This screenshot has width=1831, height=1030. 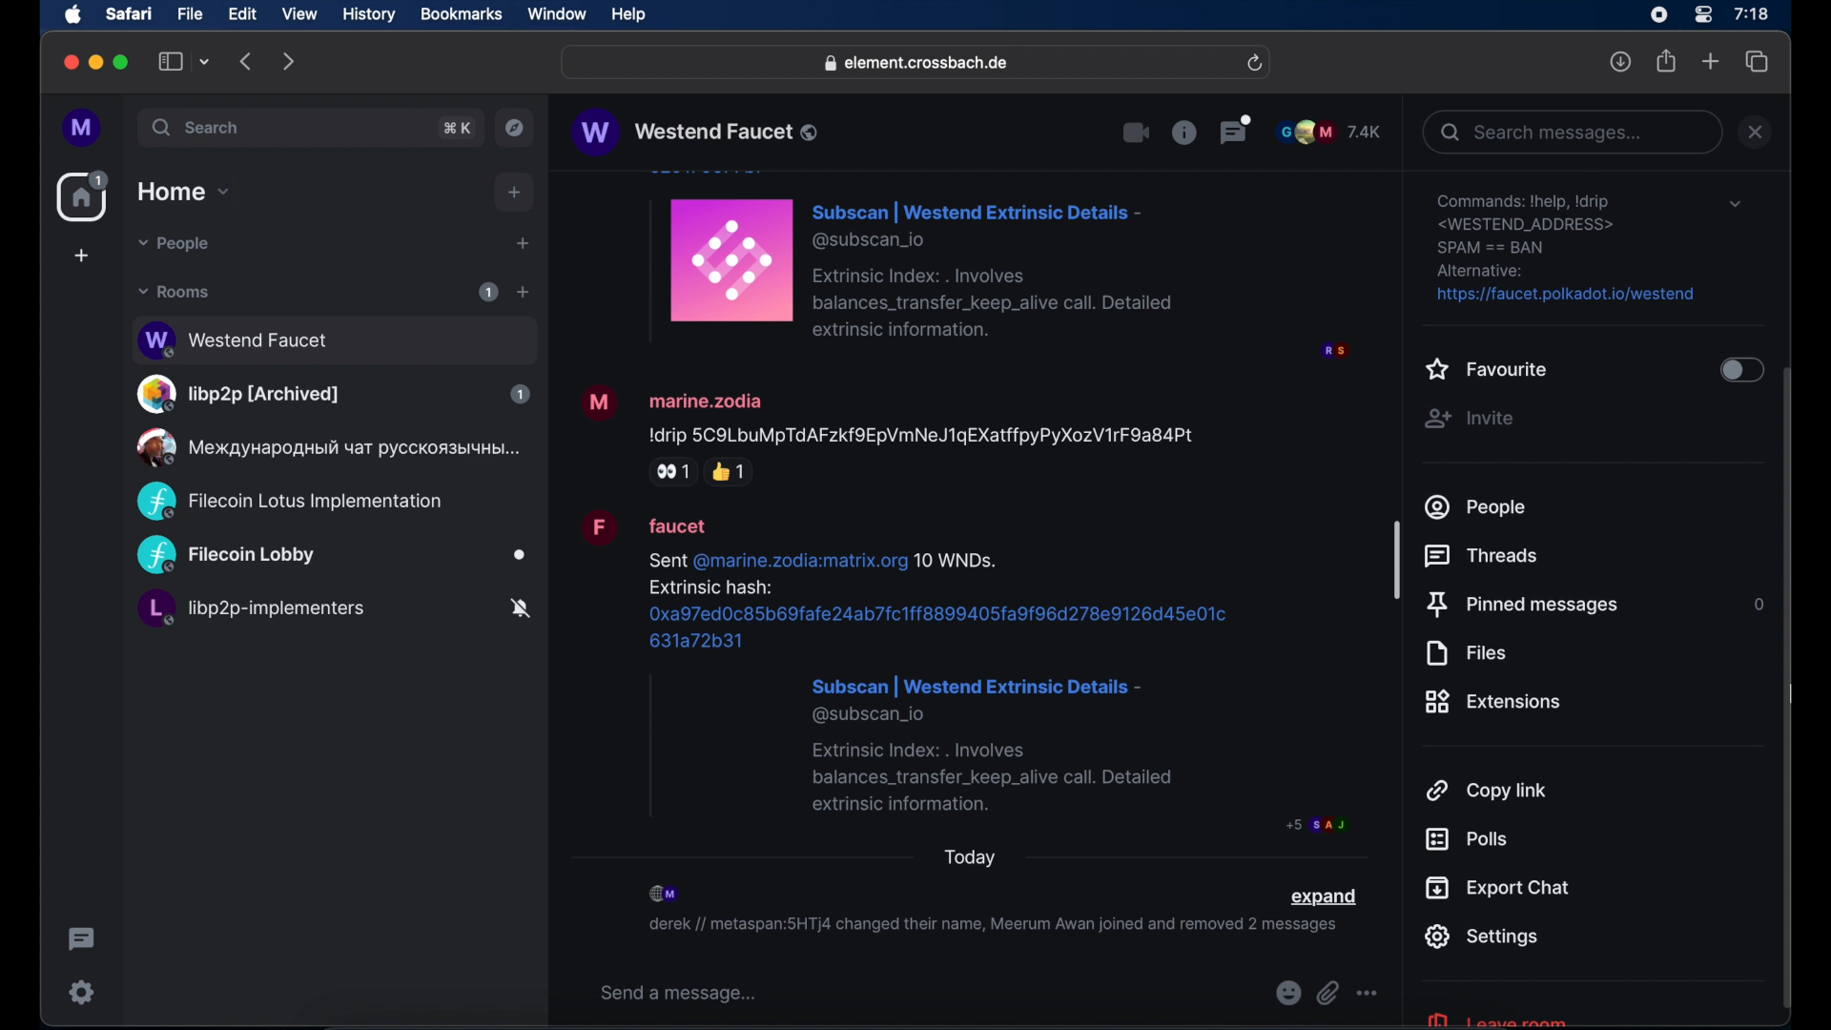 I want to click on settings, so click(x=1481, y=937).